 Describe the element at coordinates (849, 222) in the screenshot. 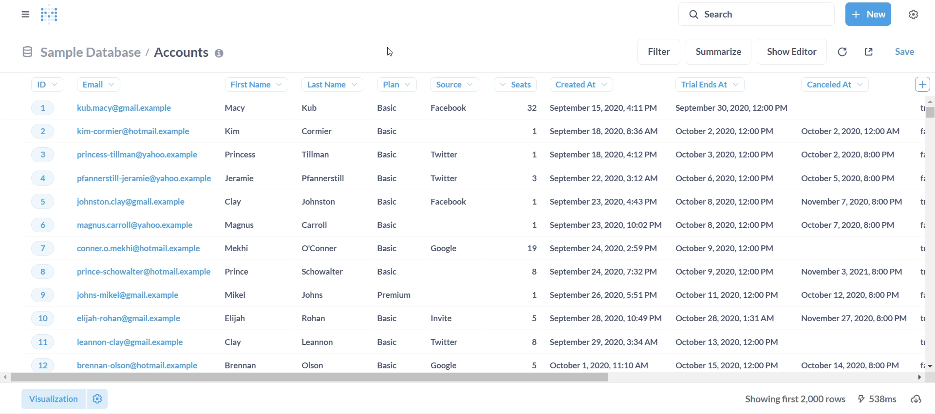

I see `canceled at` at that location.